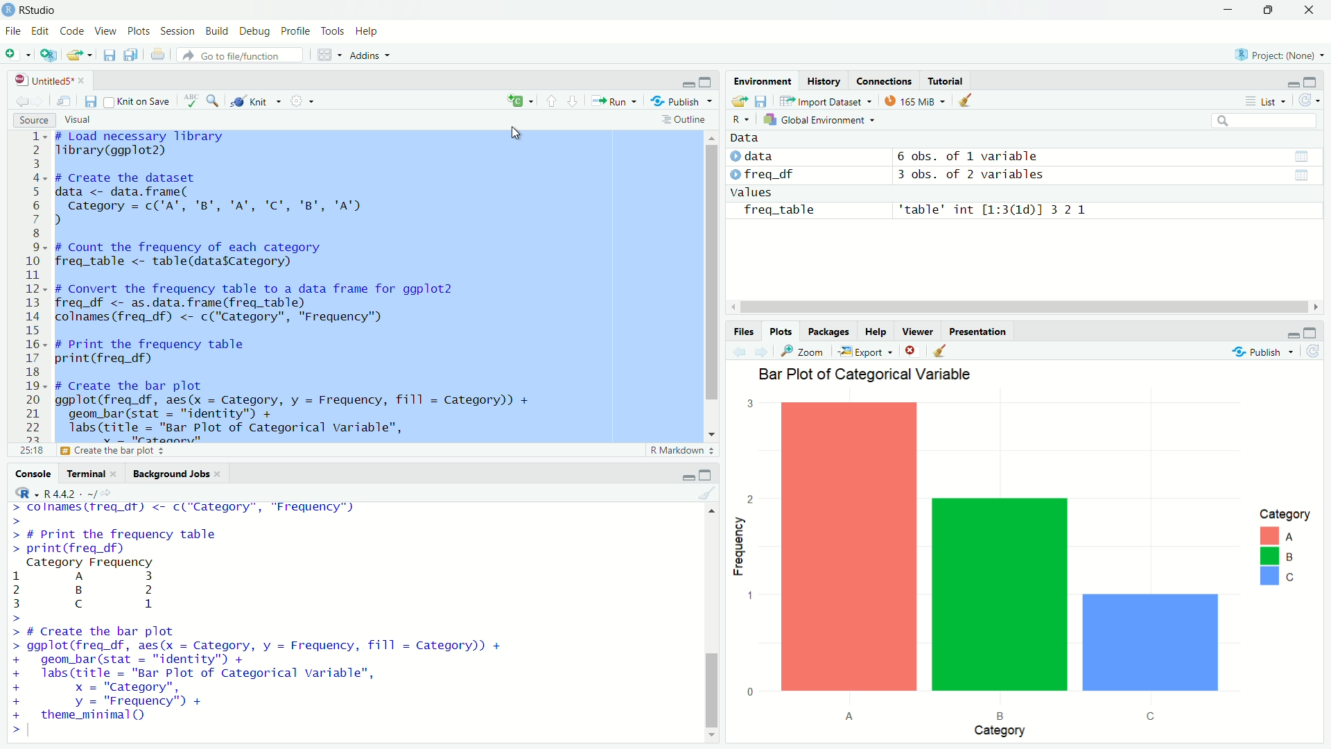  What do you see at coordinates (215, 32) in the screenshot?
I see `build` at bounding box center [215, 32].